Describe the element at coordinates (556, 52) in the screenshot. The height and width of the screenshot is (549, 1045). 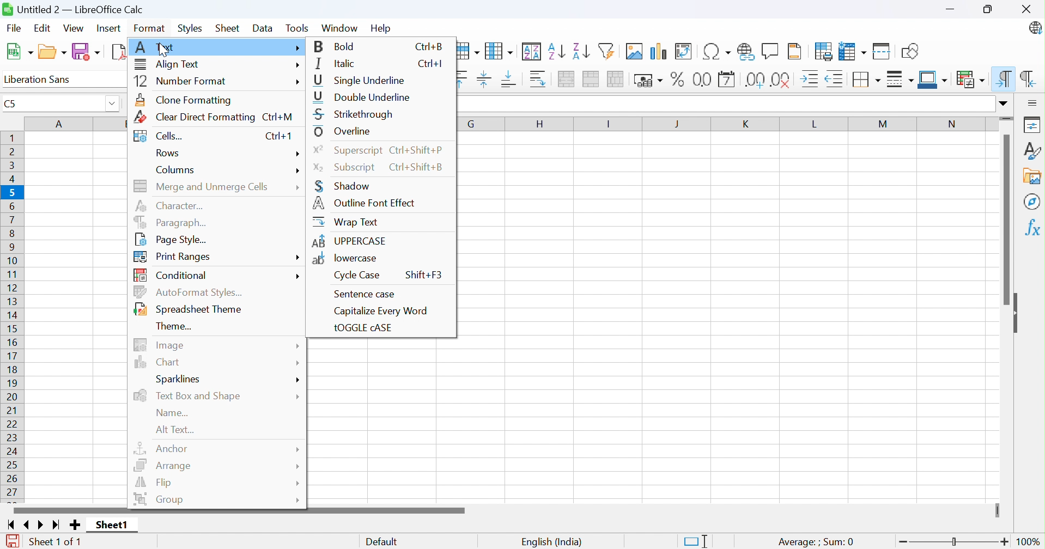
I see `Sort ascending` at that location.